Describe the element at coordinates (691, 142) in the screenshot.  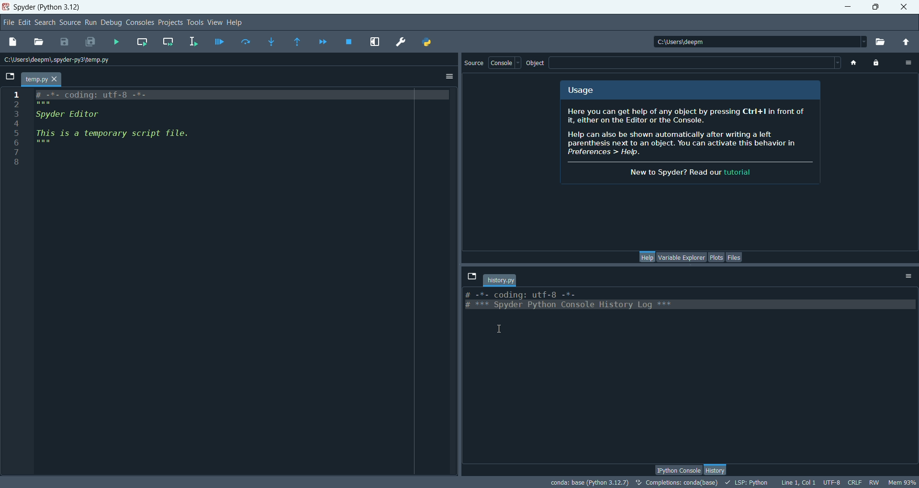
I see `spyder info` at that location.